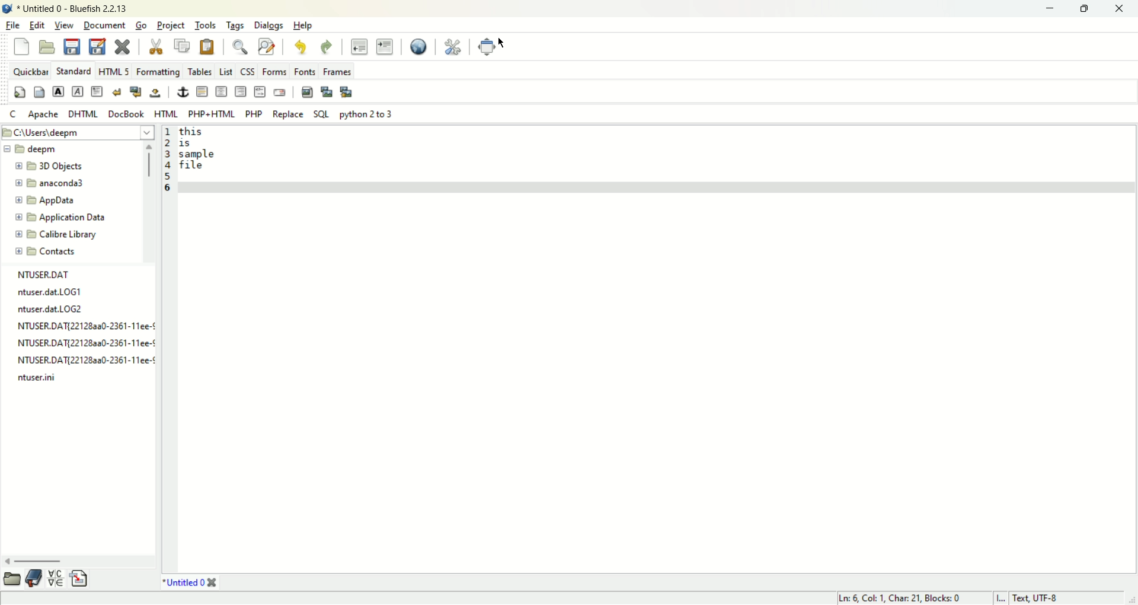 The image size is (1138, 605). I want to click on dialogs, so click(268, 26).